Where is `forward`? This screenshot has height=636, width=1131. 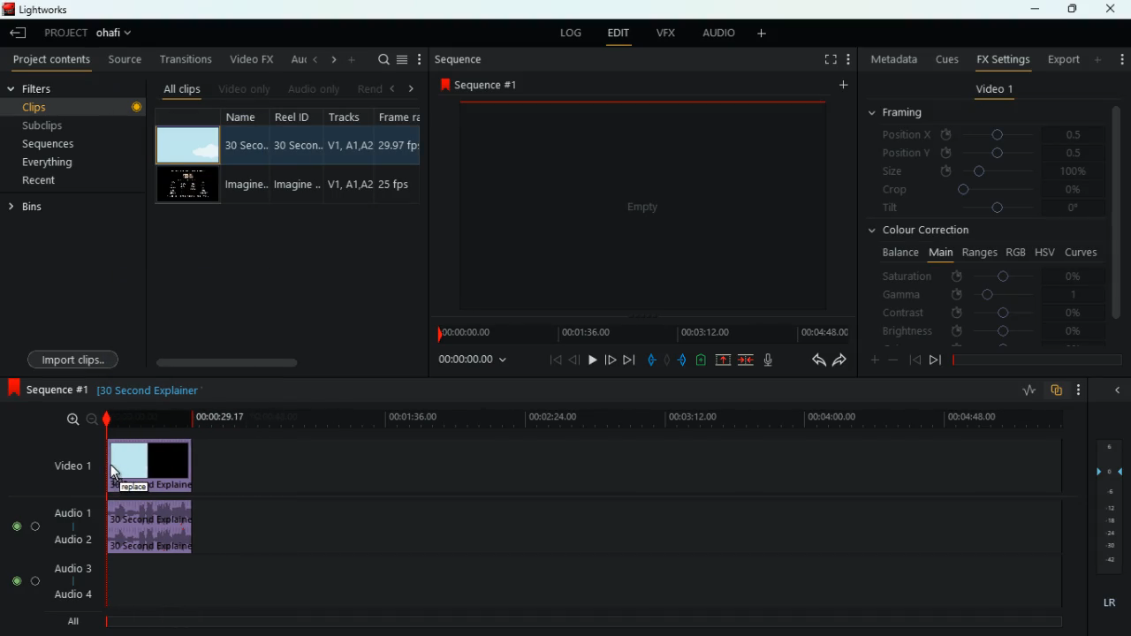
forward is located at coordinates (839, 360).